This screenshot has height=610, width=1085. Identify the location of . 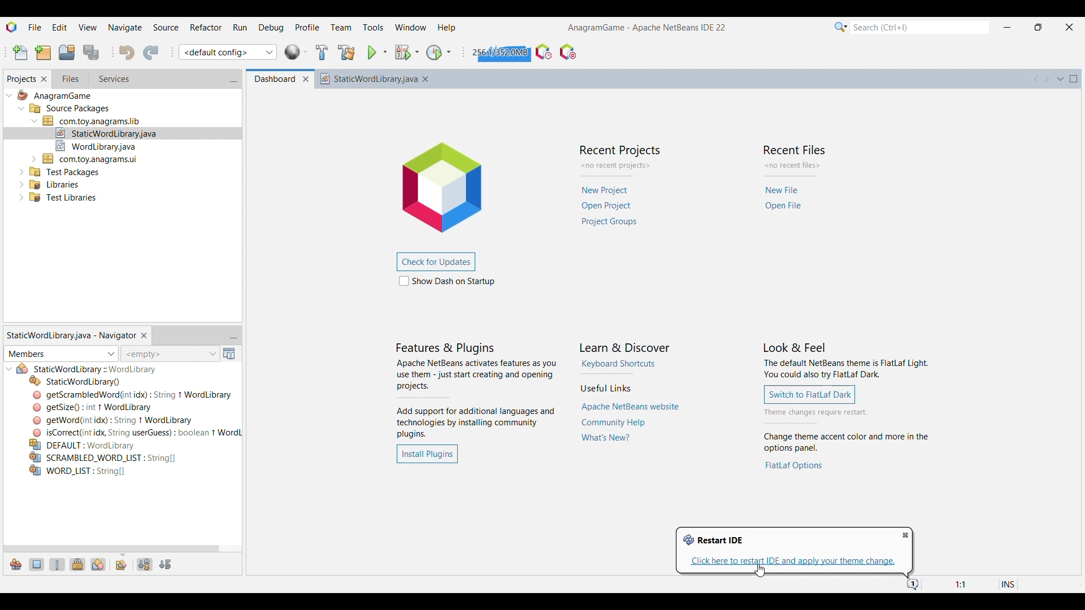
(135, 432).